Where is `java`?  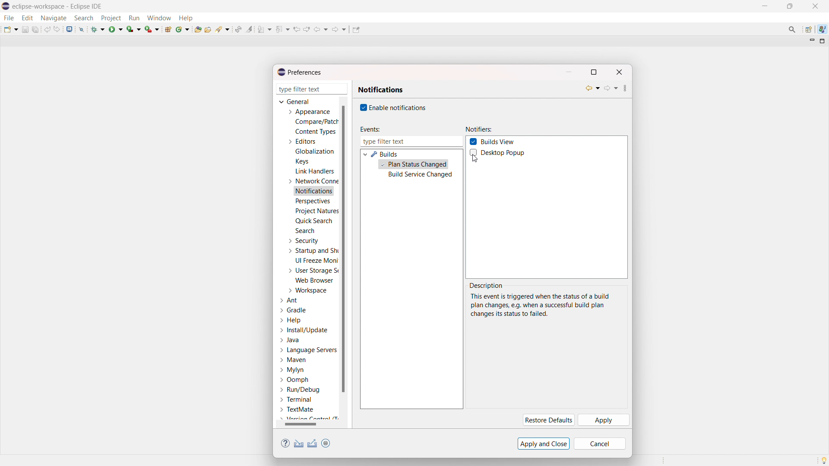 java is located at coordinates (291, 340).